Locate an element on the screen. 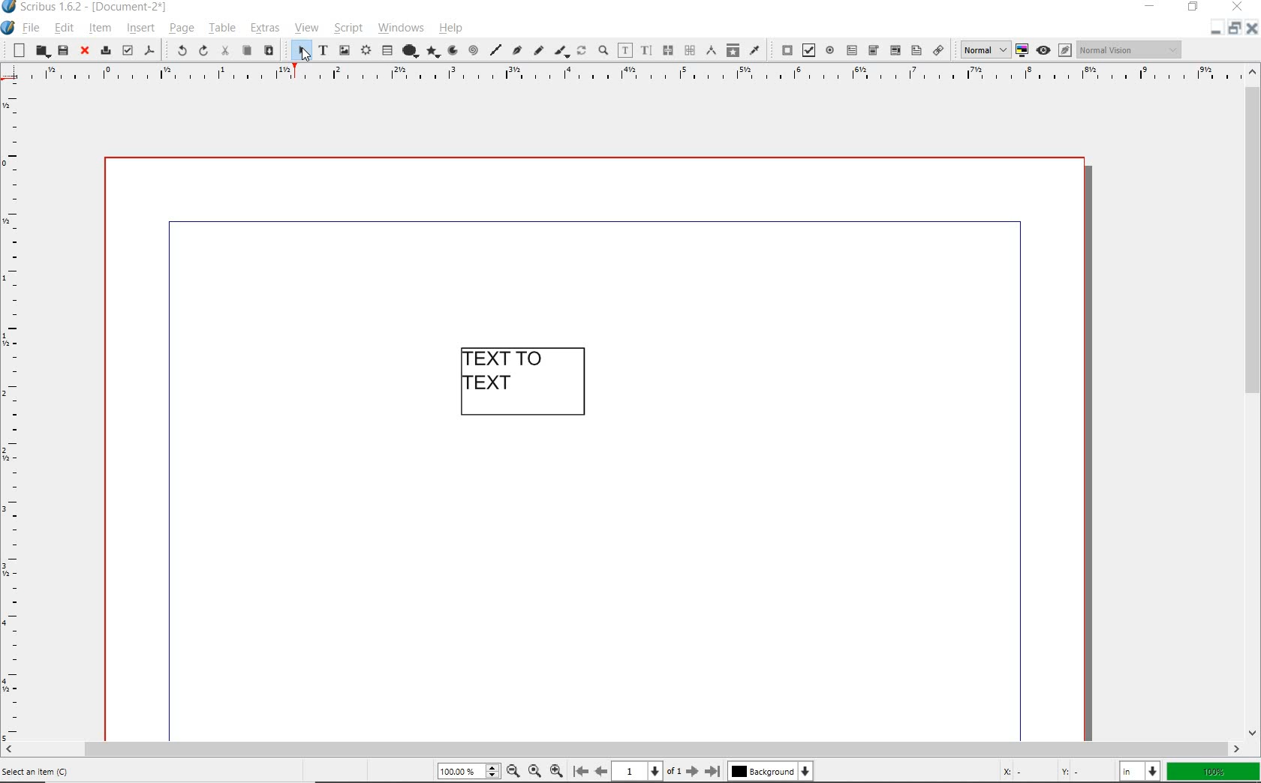 This screenshot has width=1261, height=783. pdf radio button is located at coordinates (829, 50).